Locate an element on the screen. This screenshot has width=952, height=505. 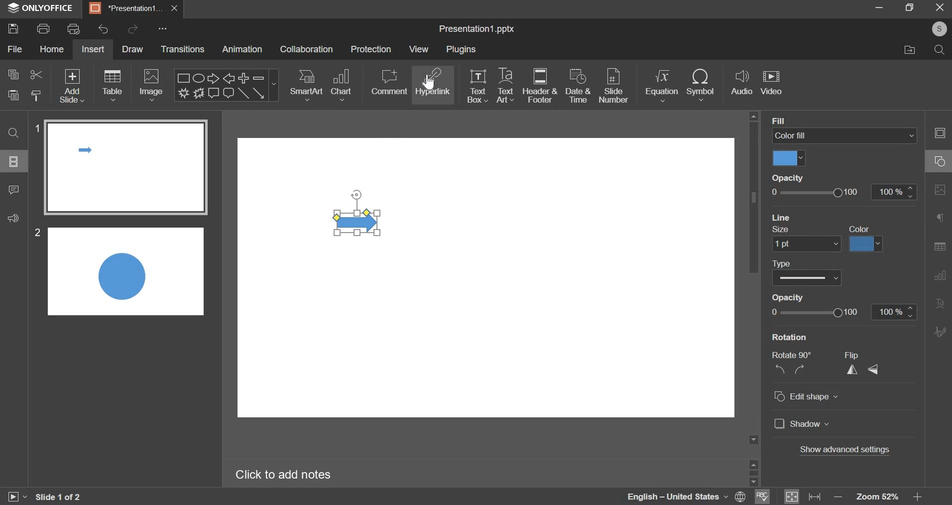
Rectangle is located at coordinates (183, 78).